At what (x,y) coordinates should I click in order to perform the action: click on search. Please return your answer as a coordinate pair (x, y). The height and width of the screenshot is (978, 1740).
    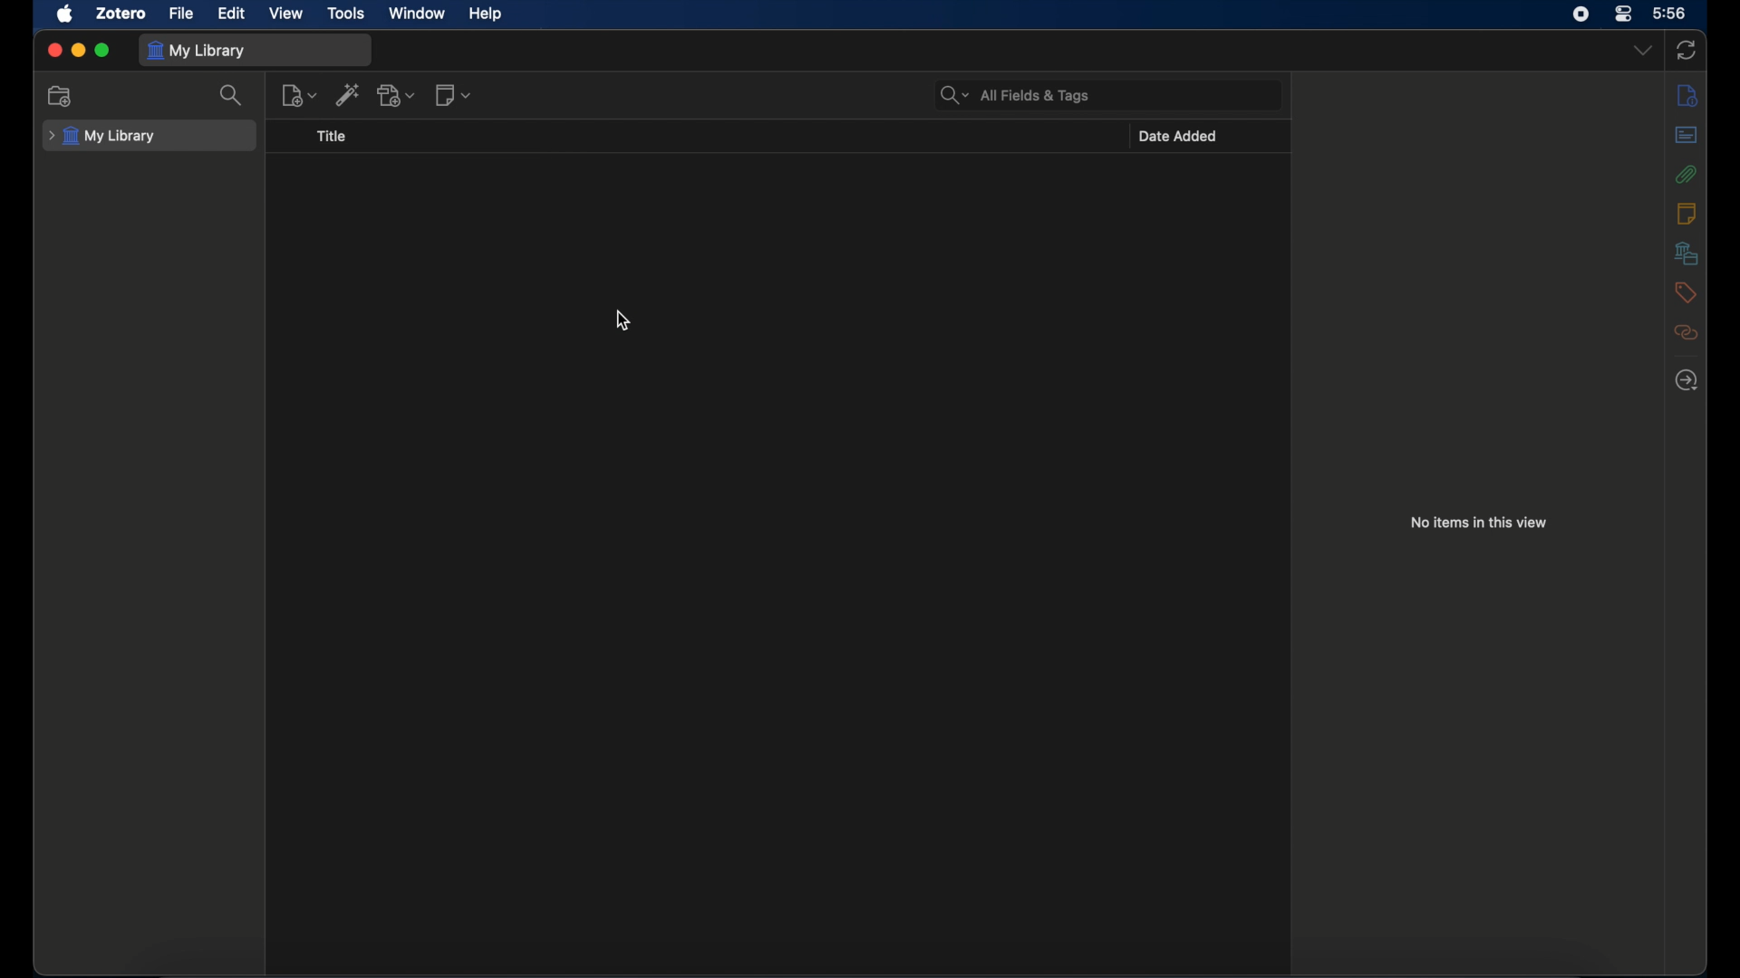
    Looking at the image, I should click on (232, 96).